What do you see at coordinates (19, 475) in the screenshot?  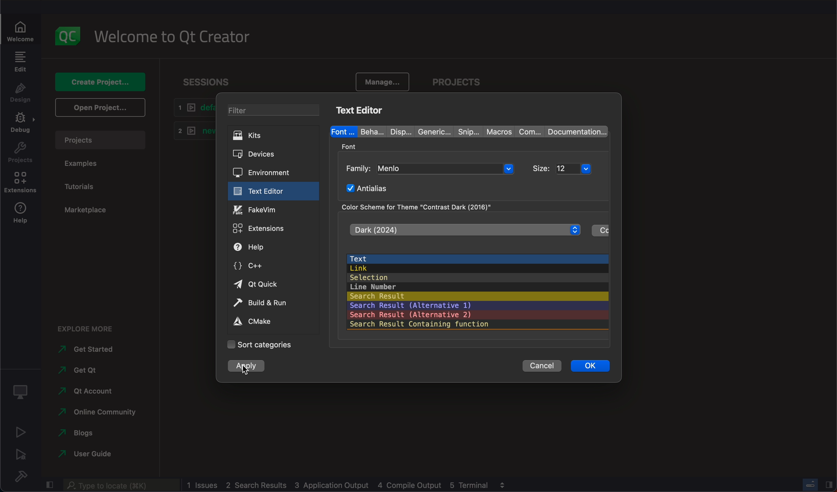 I see `build` at bounding box center [19, 475].